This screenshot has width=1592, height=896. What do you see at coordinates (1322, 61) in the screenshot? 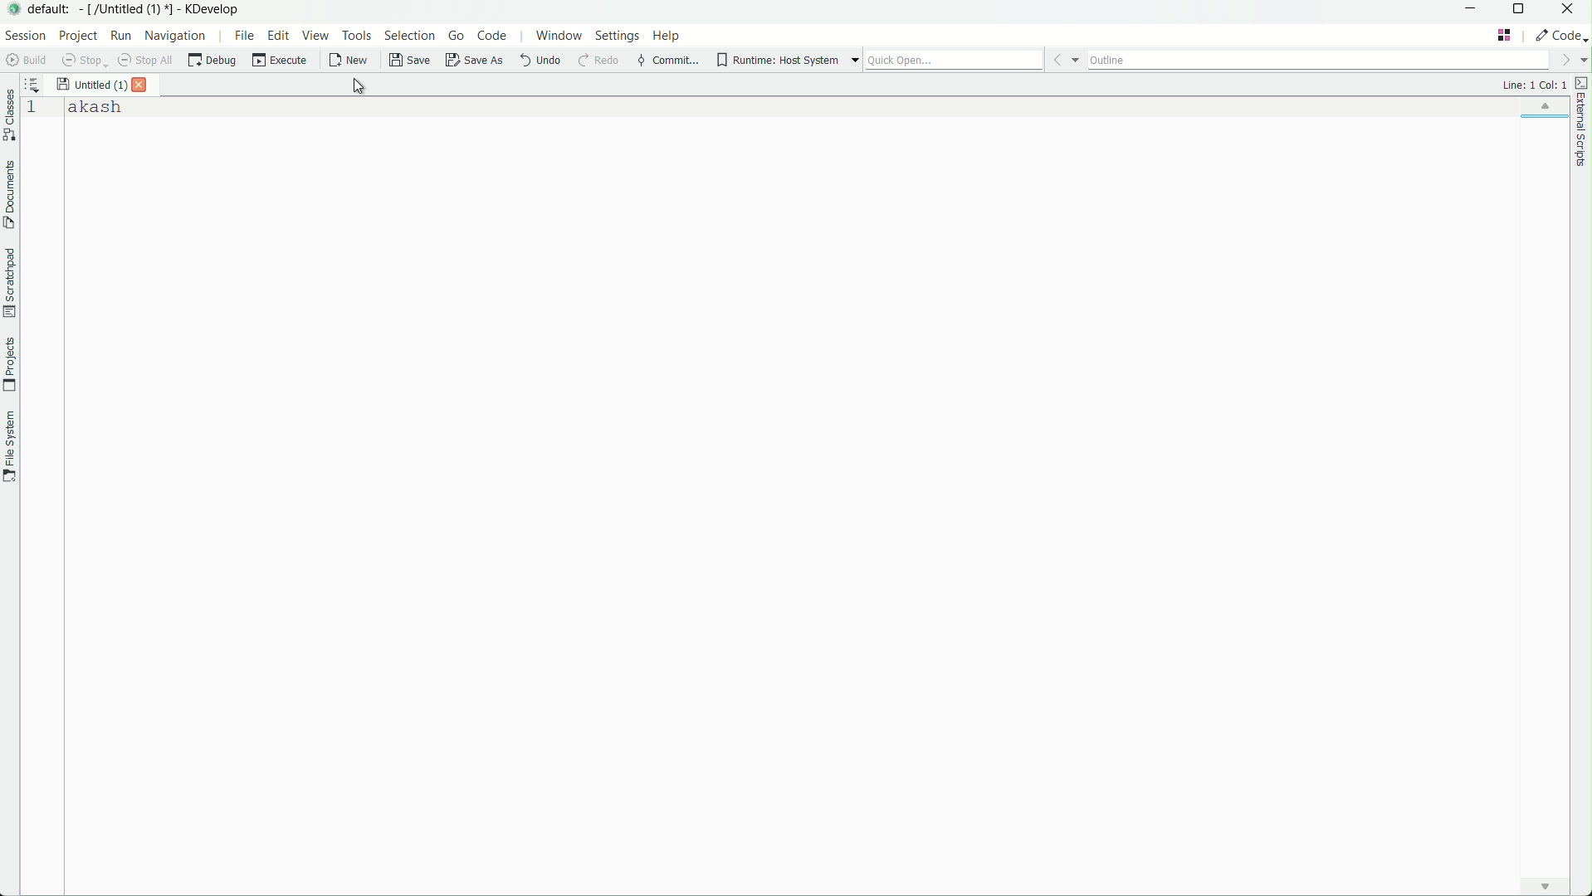
I see `outline` at bounding box center [1322, 61].